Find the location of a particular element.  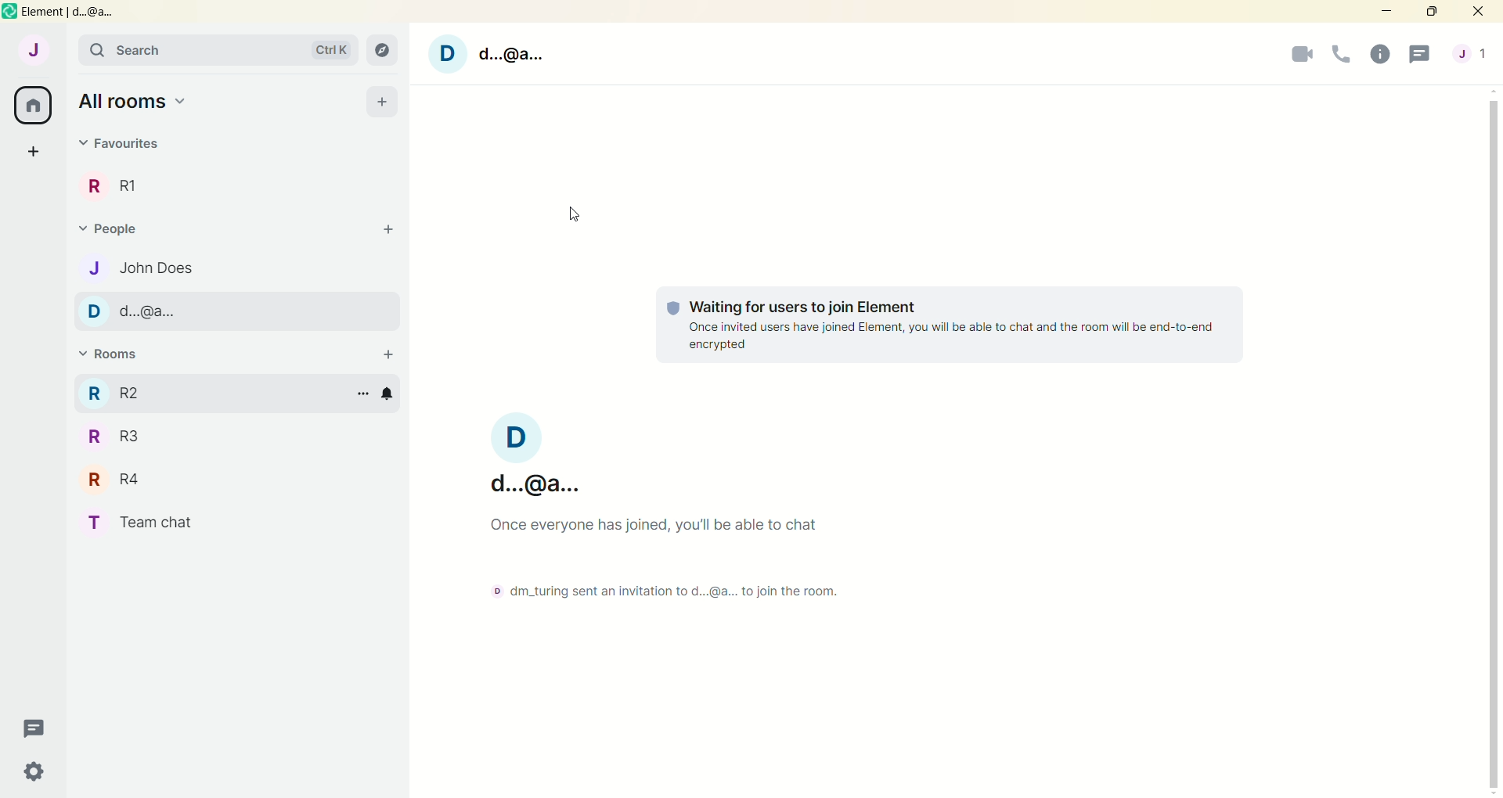

account is located at coordinates (539, 454).